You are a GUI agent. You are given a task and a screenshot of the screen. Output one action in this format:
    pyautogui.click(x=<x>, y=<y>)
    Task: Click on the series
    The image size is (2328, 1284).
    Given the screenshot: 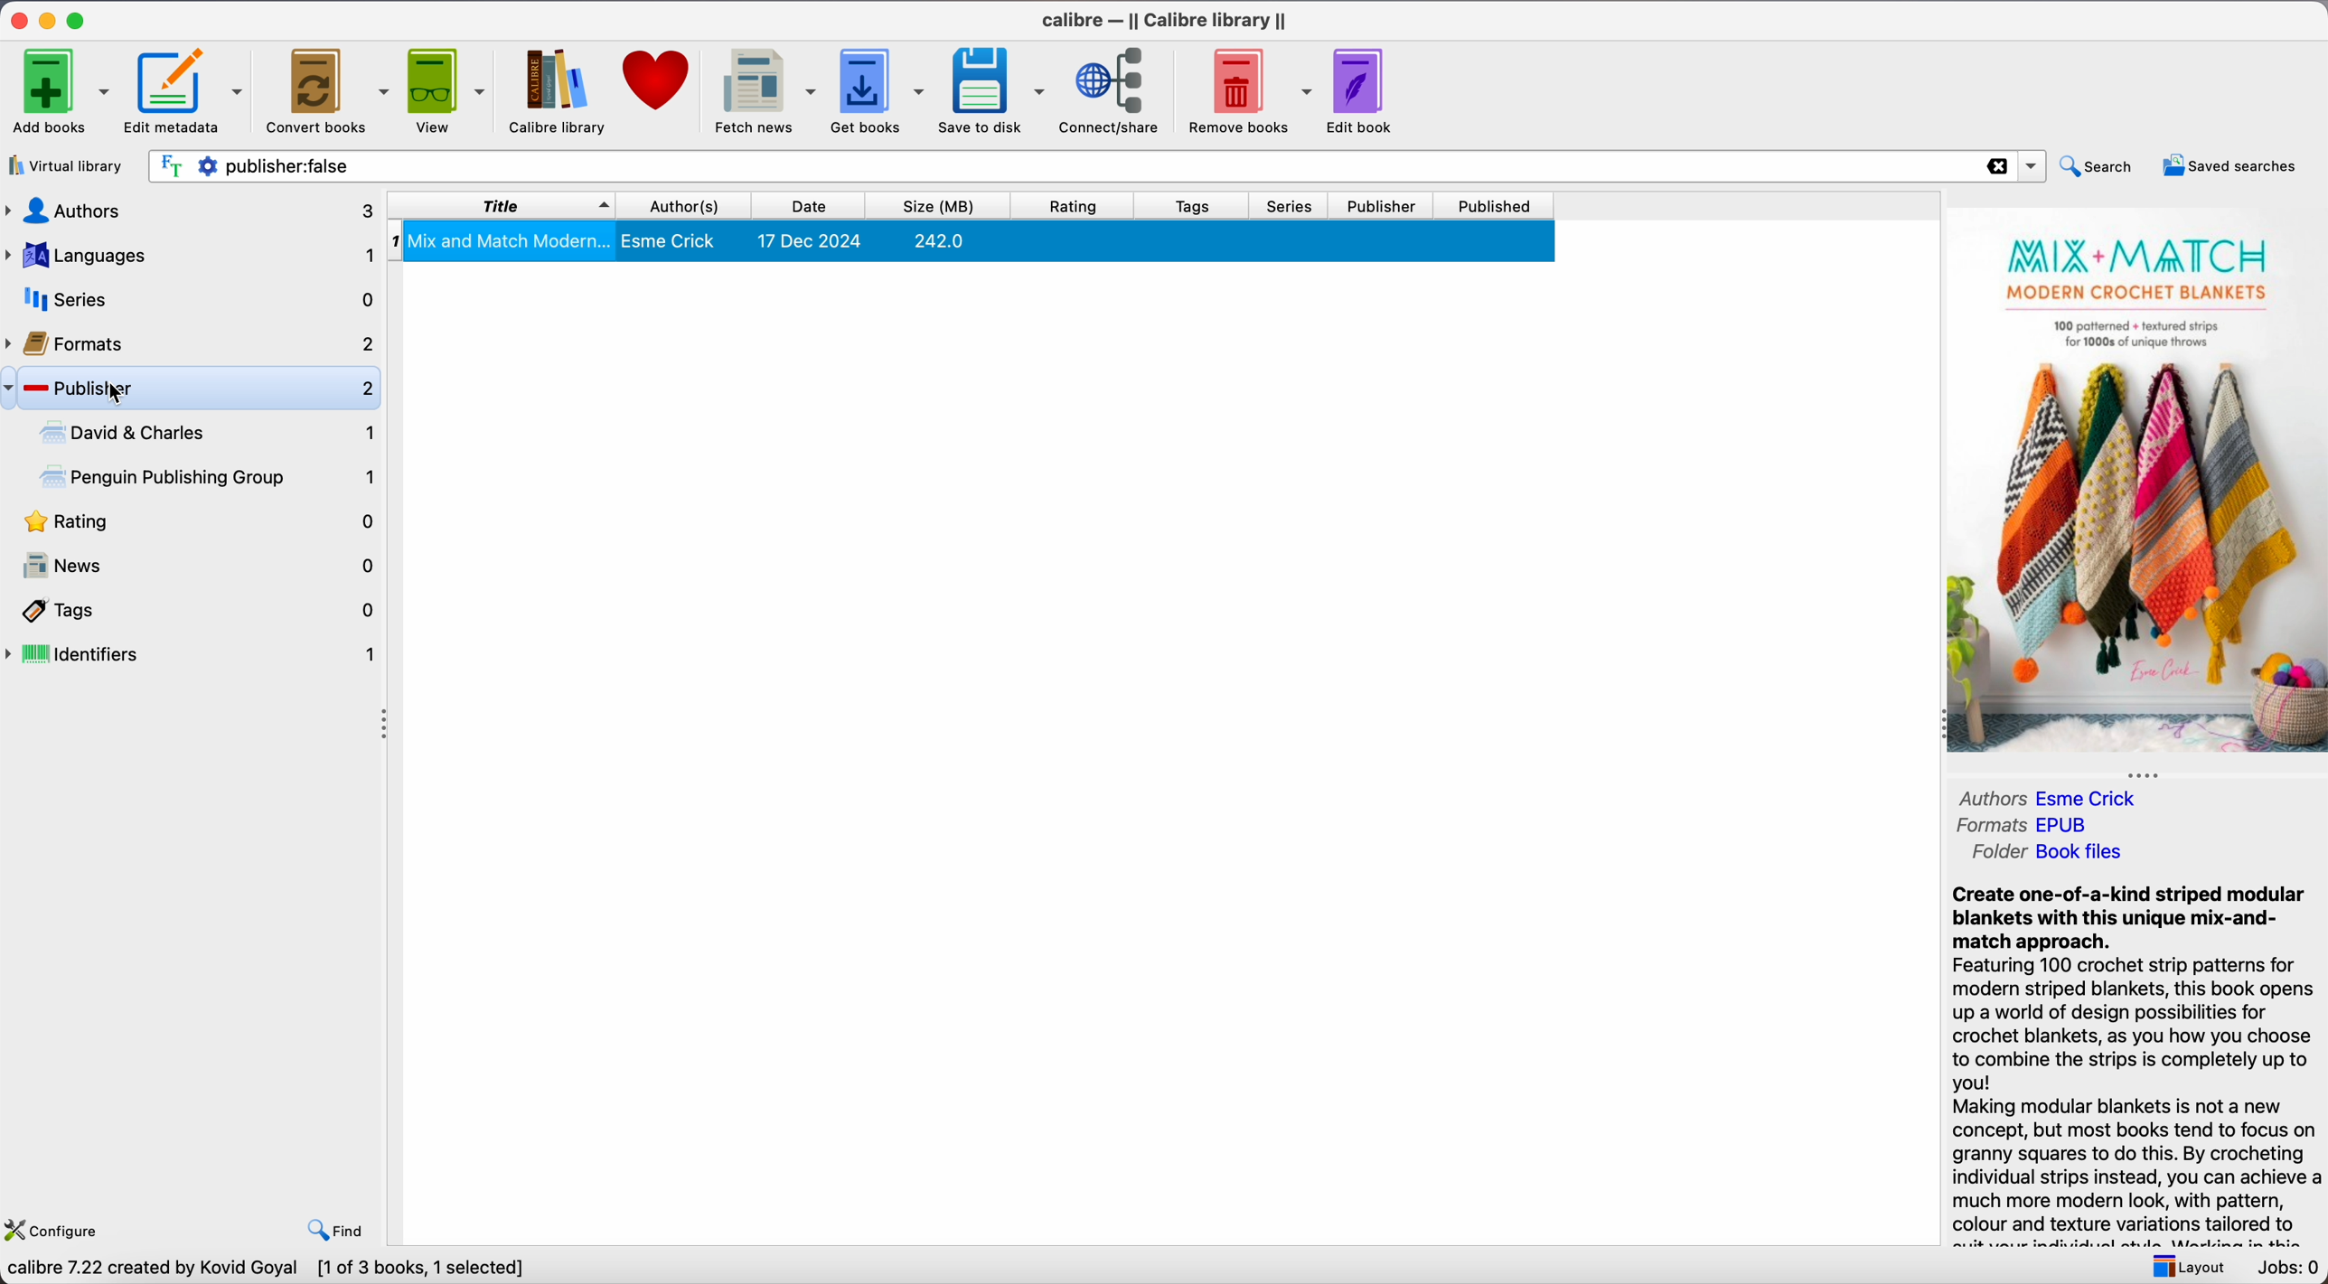 What is the action you would take?
    pyautogui.click(x=1296, y=206)
    